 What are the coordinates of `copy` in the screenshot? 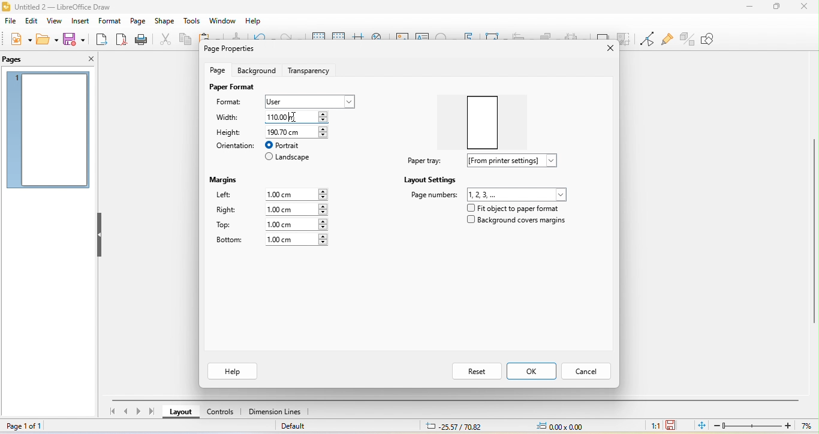 It's located at (185, 41).